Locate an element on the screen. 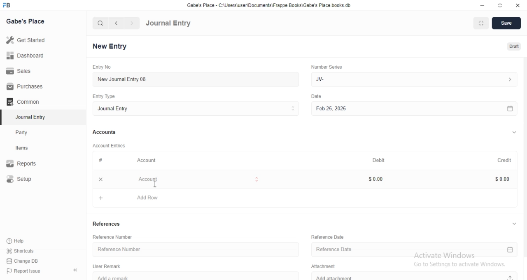  Party is located at coordinates (30, 133).